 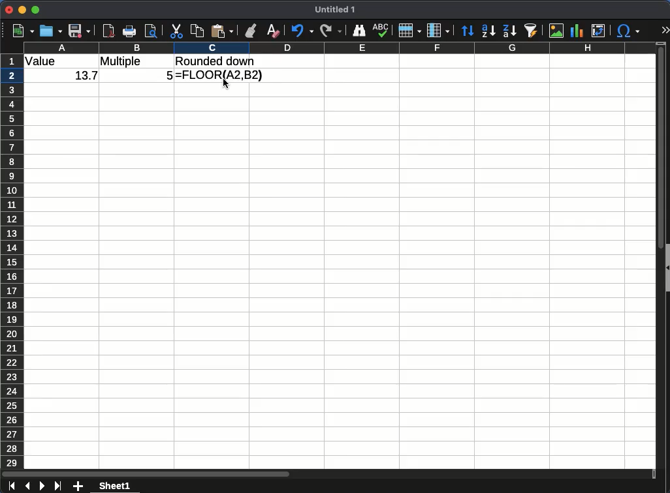 What do you see at coordinates (331, 31) in the screenshot?
I see `redo` at bounding box center [331, 31].